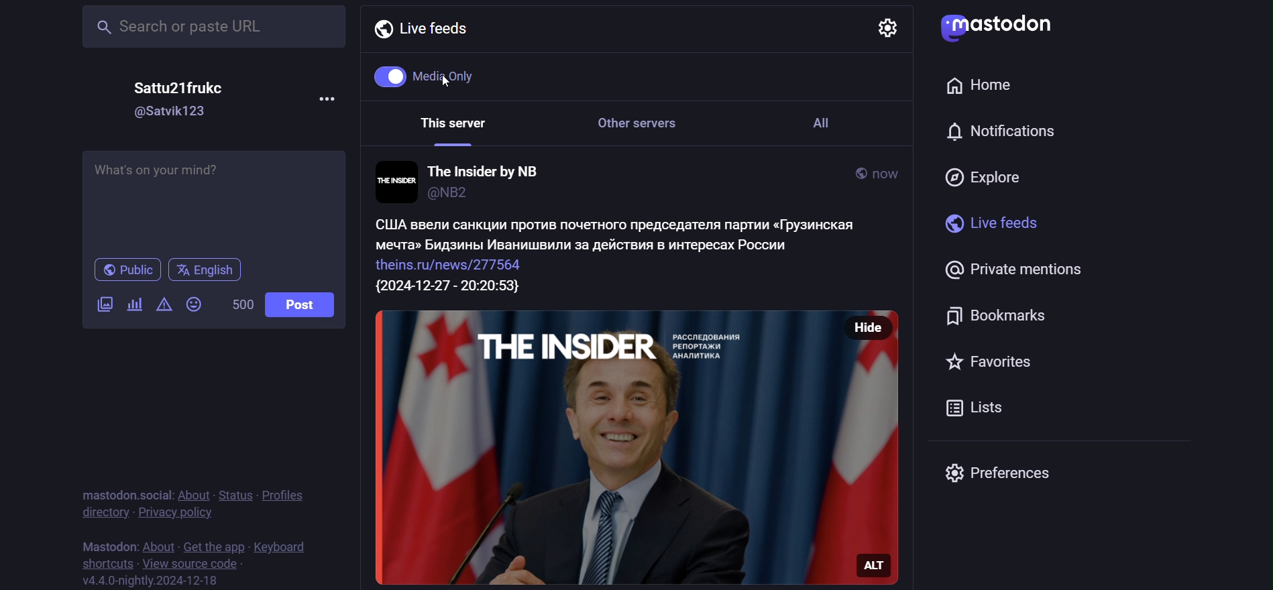 This screenshot has height=590, width=1273. Describe the element at coordinates (211, 29) in the screenshot. I see `search` at that location.